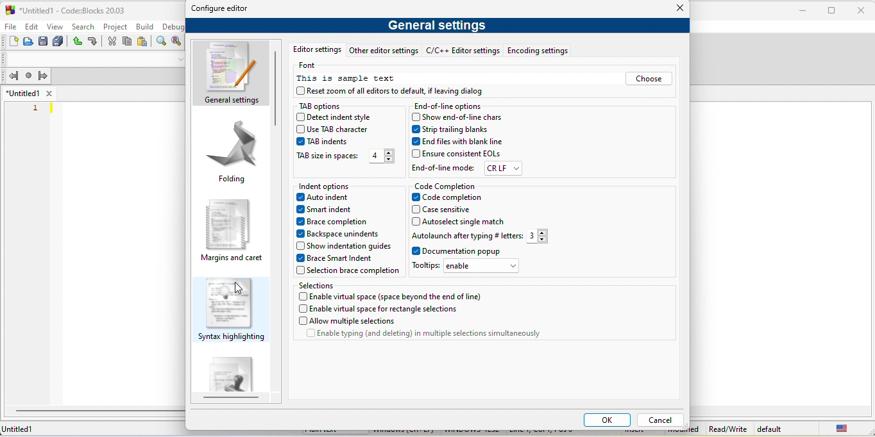  What do you see at coordinates (349, 78) in the screenshot?
I see `this is sample text` at bounding box center [349, 78].